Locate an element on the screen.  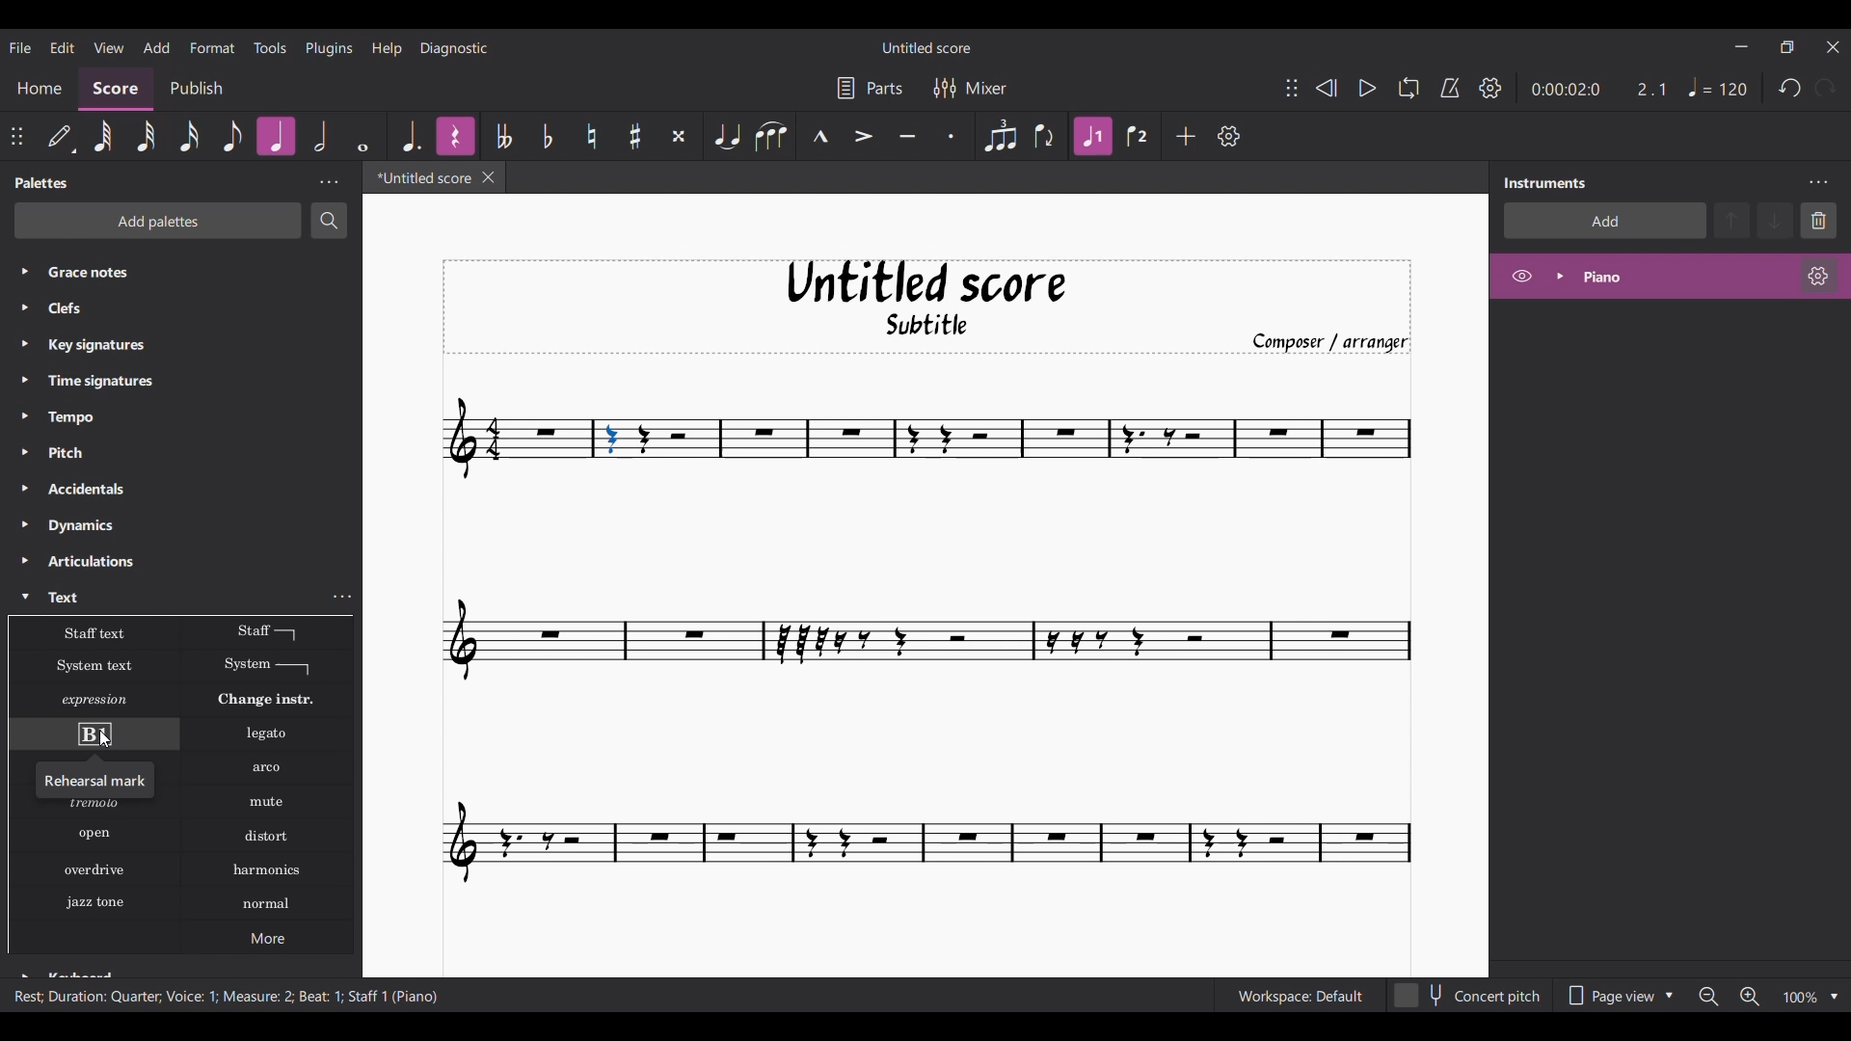
Tools menu is located at coordinates (271, 46).